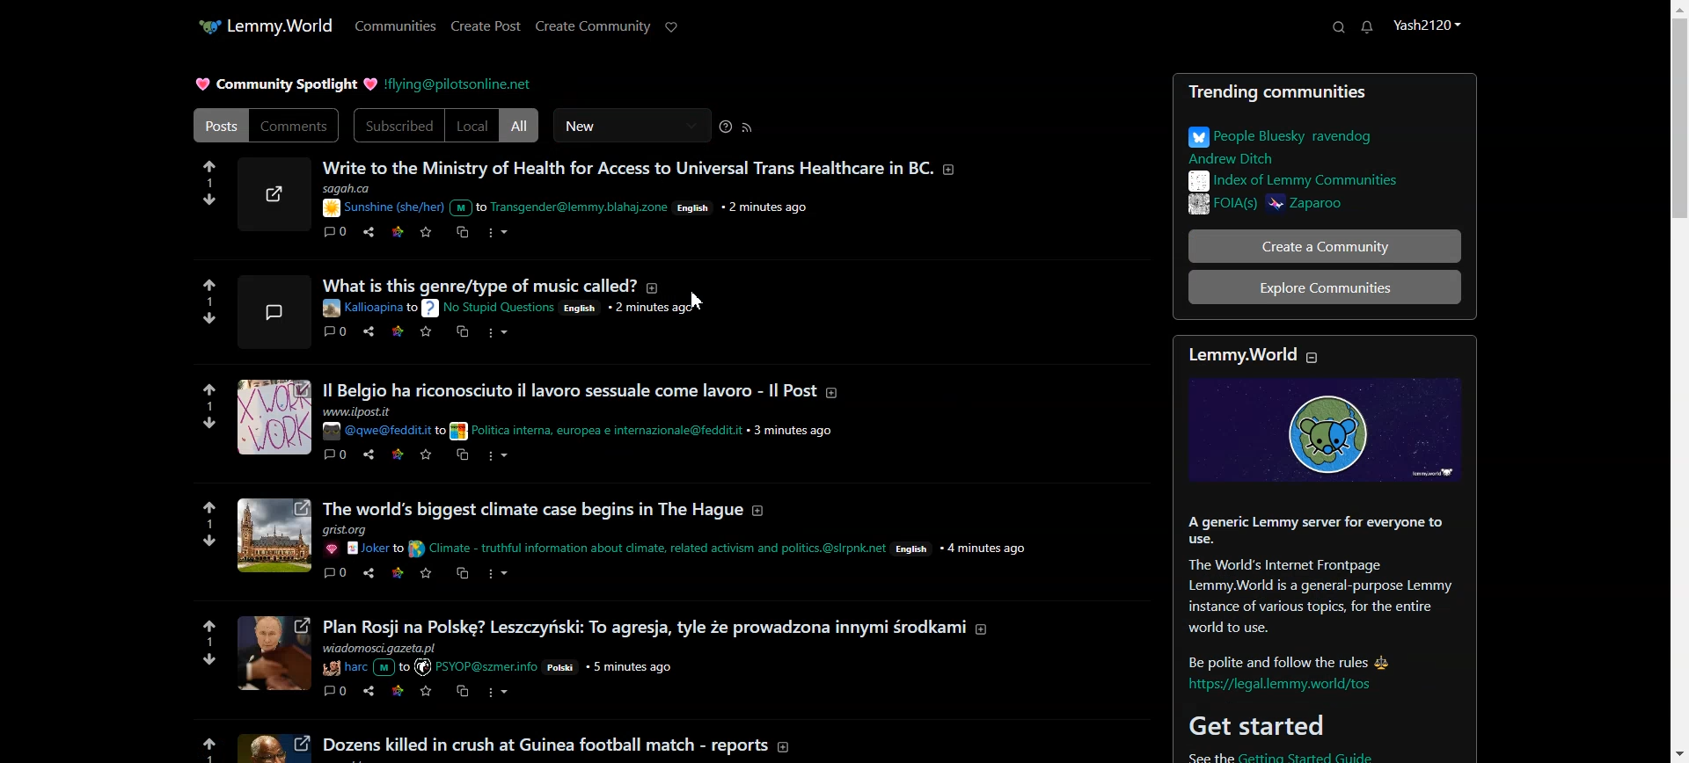  Describe the element at coordinates (370, 308) in the screenshot. I see `monsieurphi to [I monsieur_phi@indymotion.fr` at that location.